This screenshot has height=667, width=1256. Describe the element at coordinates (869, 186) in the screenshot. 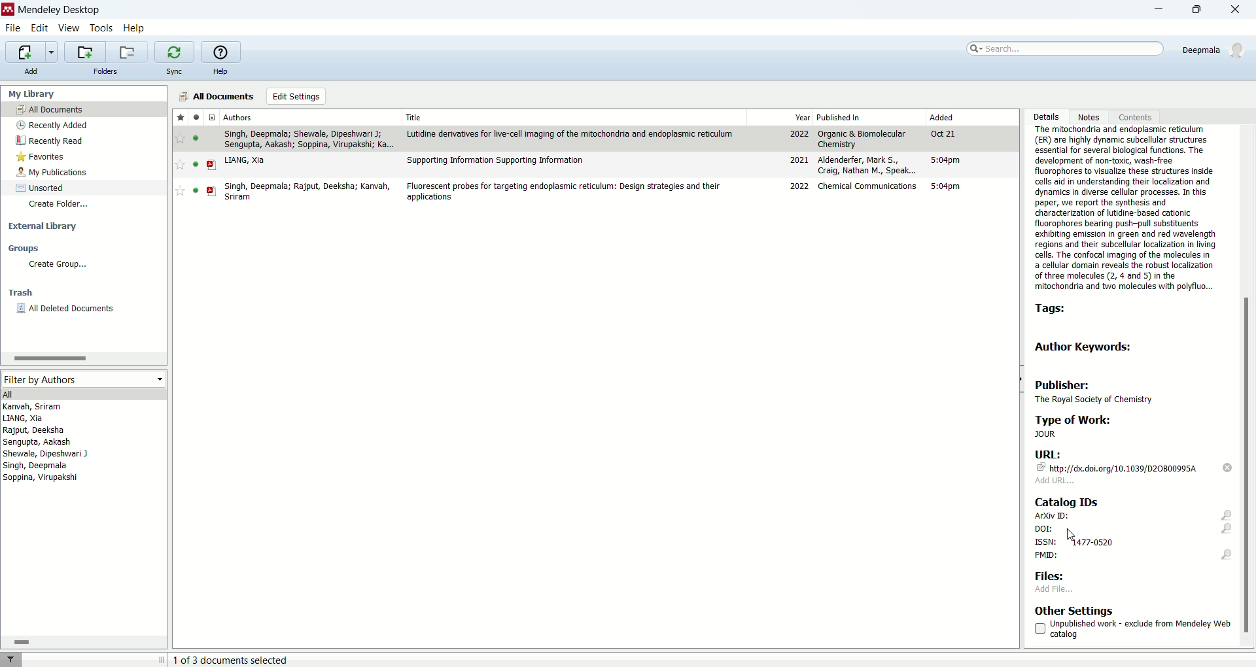

I see `chemical communications` at that location.